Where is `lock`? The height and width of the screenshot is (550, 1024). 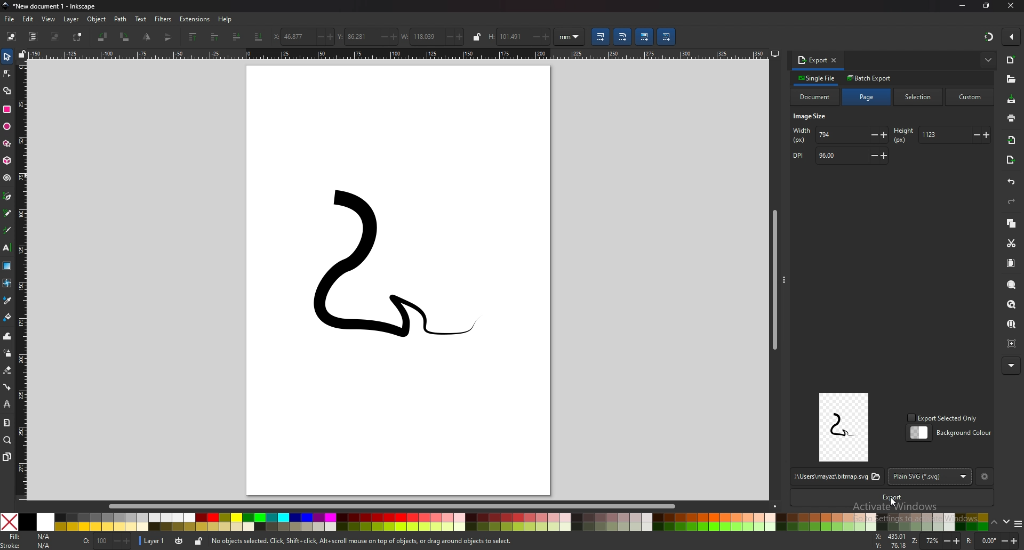 lock is located at coordinates (477, 37).